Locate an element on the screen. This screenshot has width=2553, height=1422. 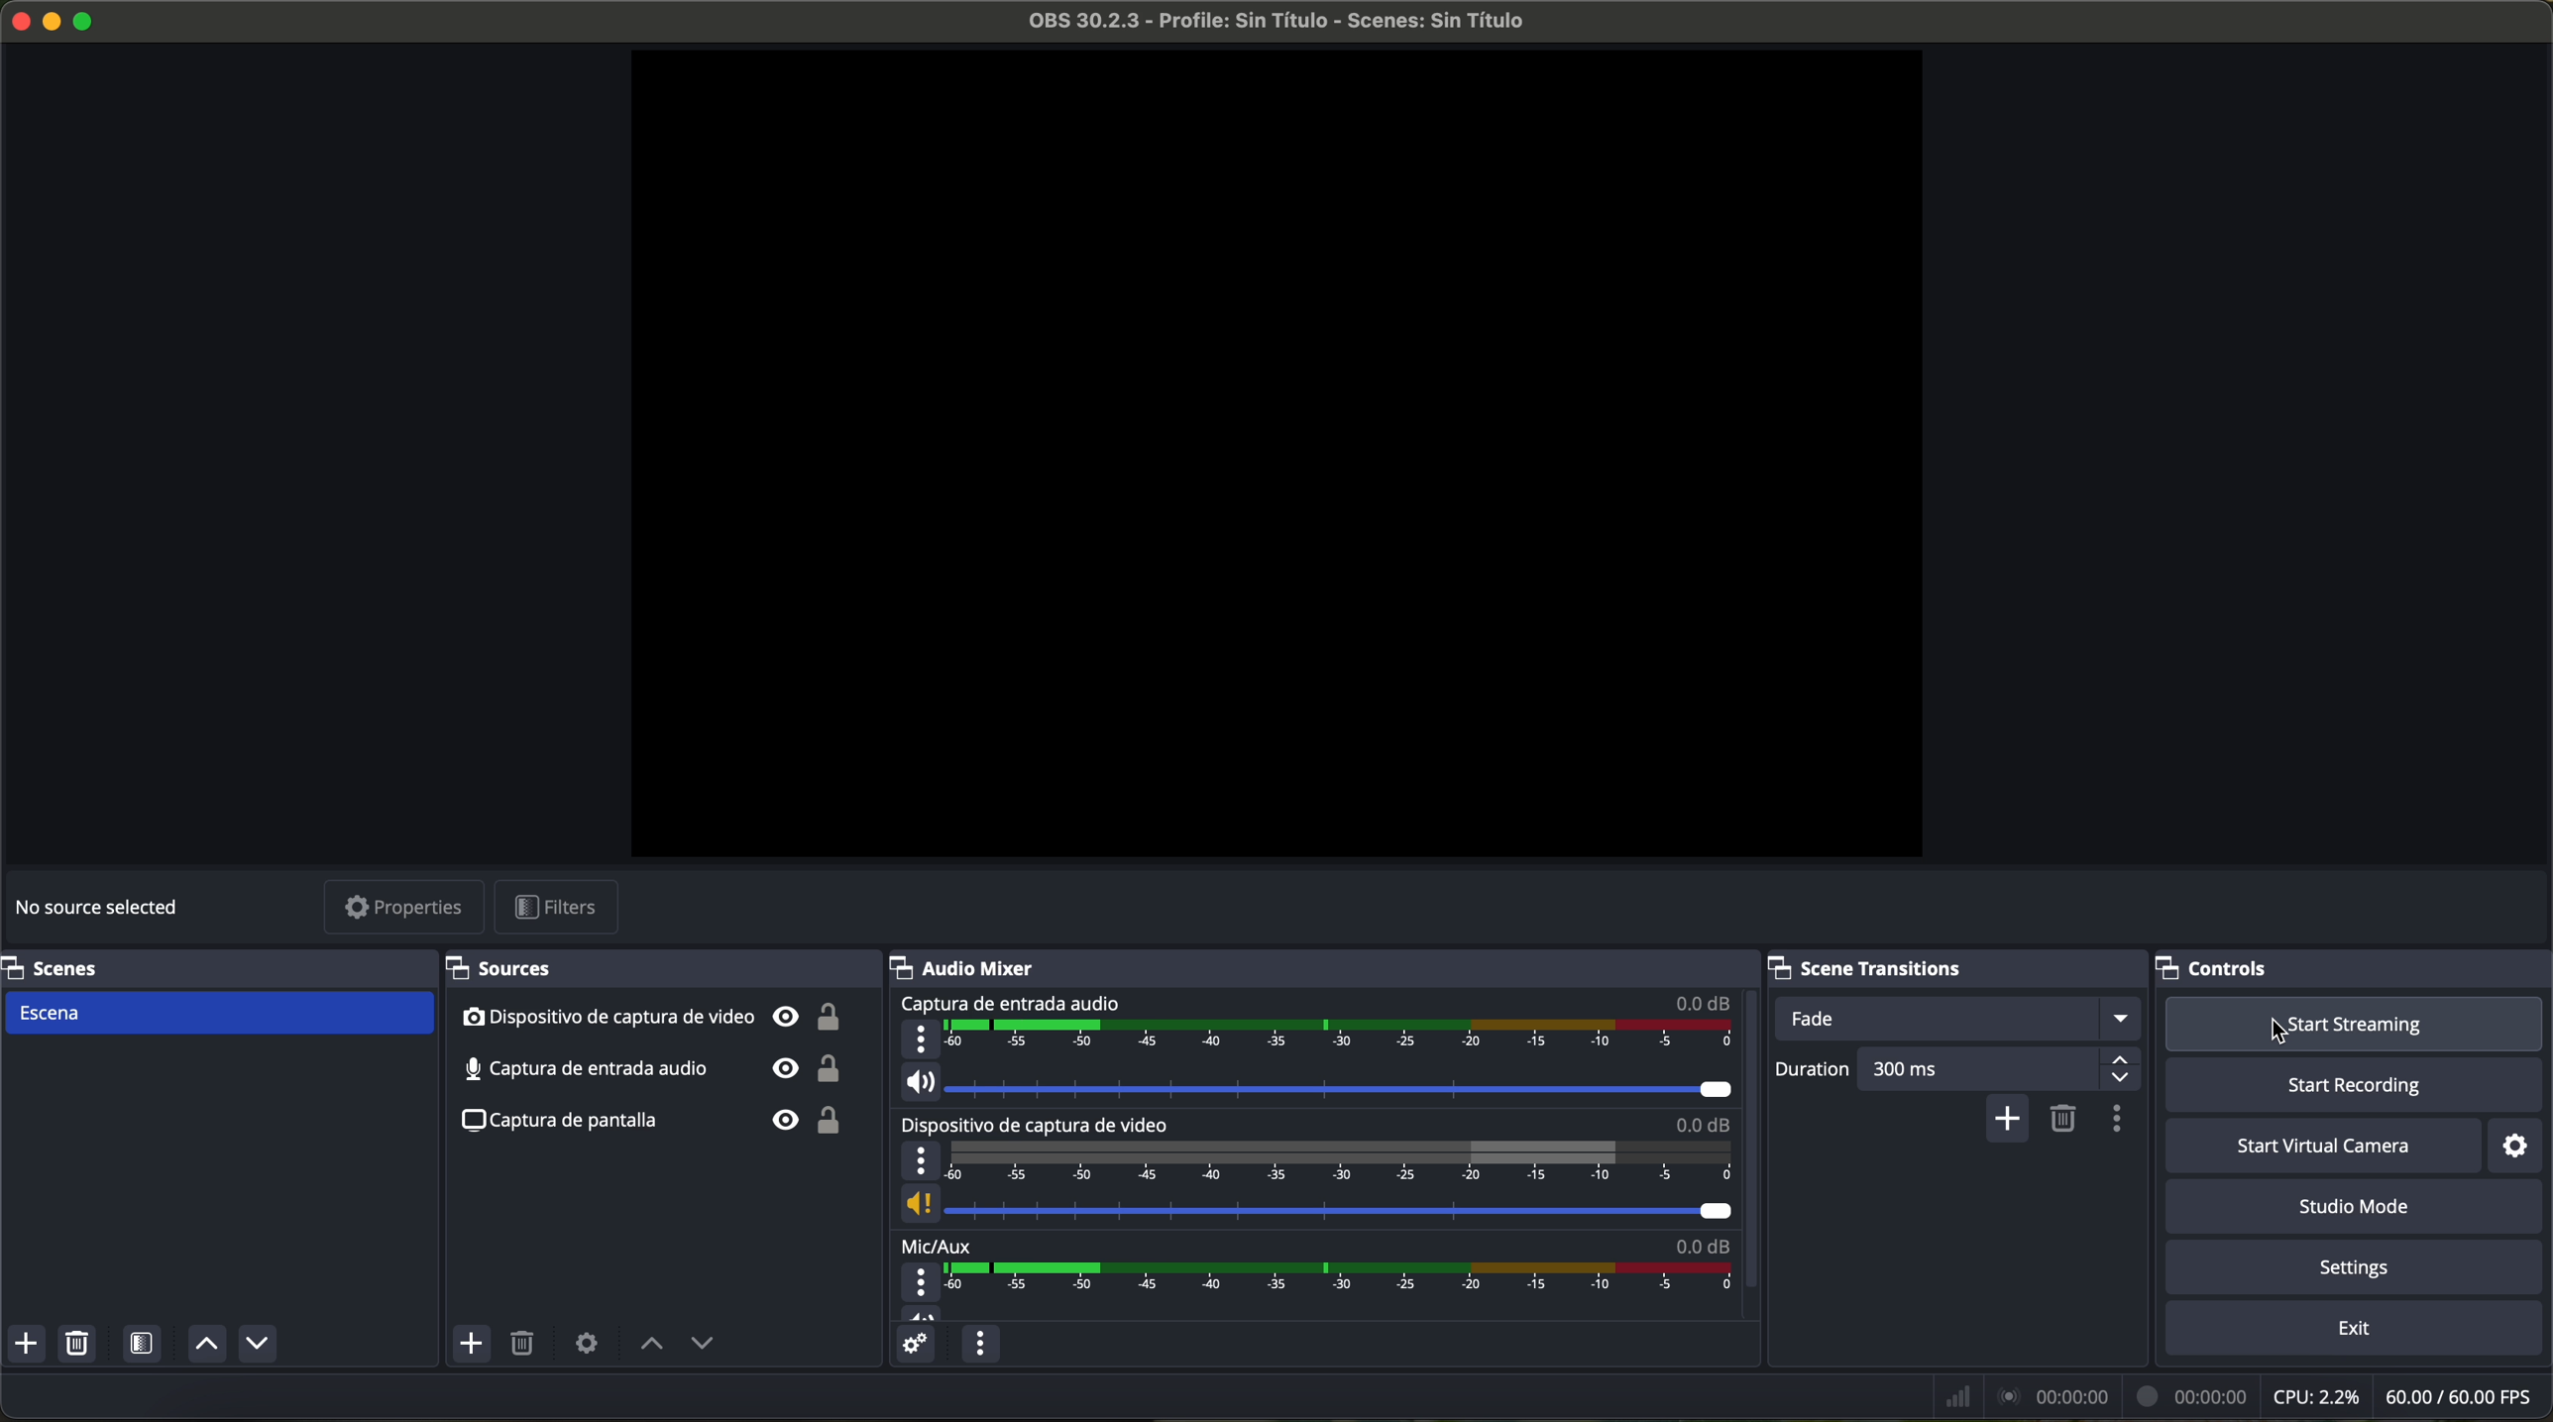
advanced audio properties is located at coordinates (915, 1348).